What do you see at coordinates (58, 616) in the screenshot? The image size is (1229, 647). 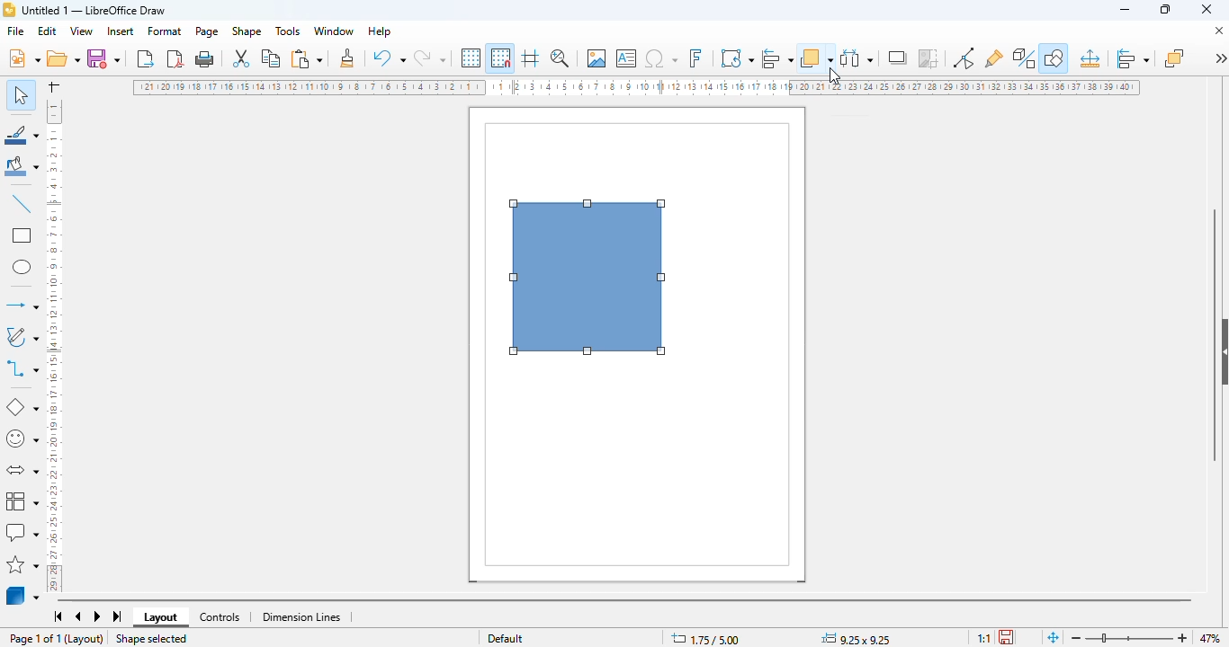 I see `scroll to first sheet` at bounding box center [58, 616].